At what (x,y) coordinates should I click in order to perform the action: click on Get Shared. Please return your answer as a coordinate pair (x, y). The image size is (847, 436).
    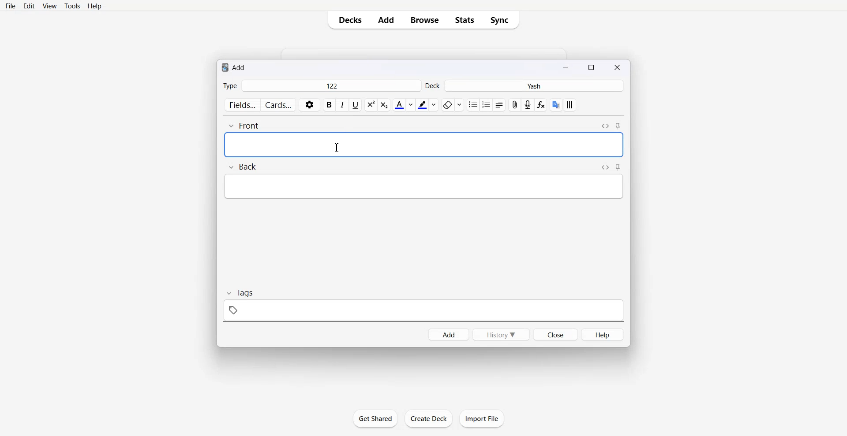
    Looking at the image, I should click on (376, 418).